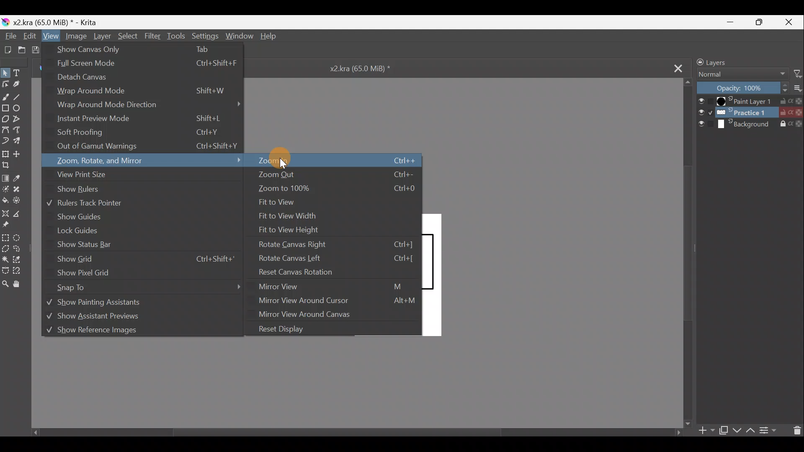  Describe the element at coordinates (310, 272) in the screenshot. I see `Reset canvas rotation` at that location.